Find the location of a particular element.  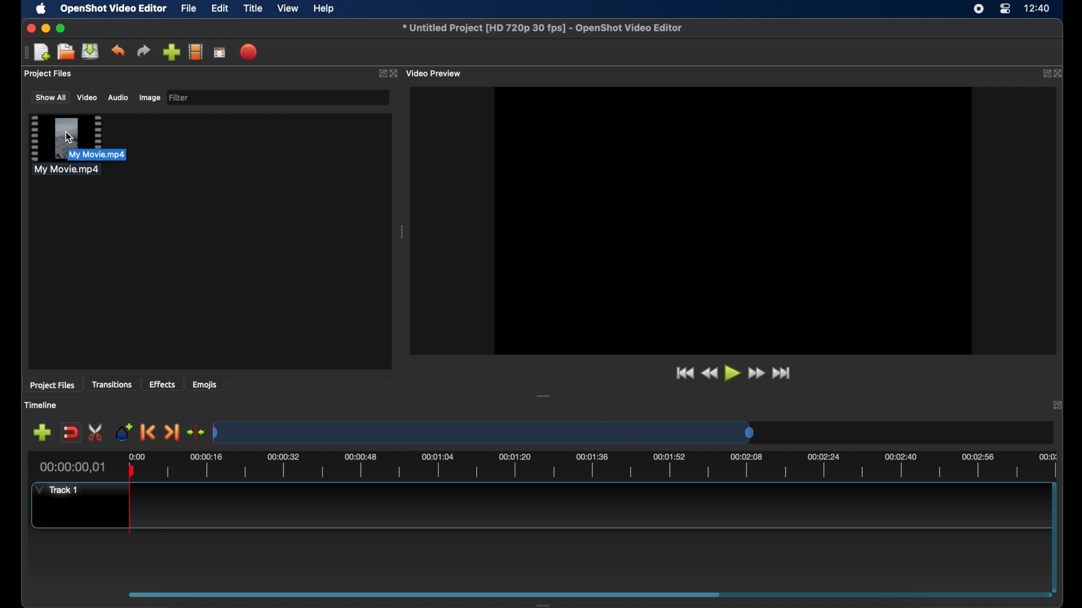

project files is located at coordinates (48, 74).